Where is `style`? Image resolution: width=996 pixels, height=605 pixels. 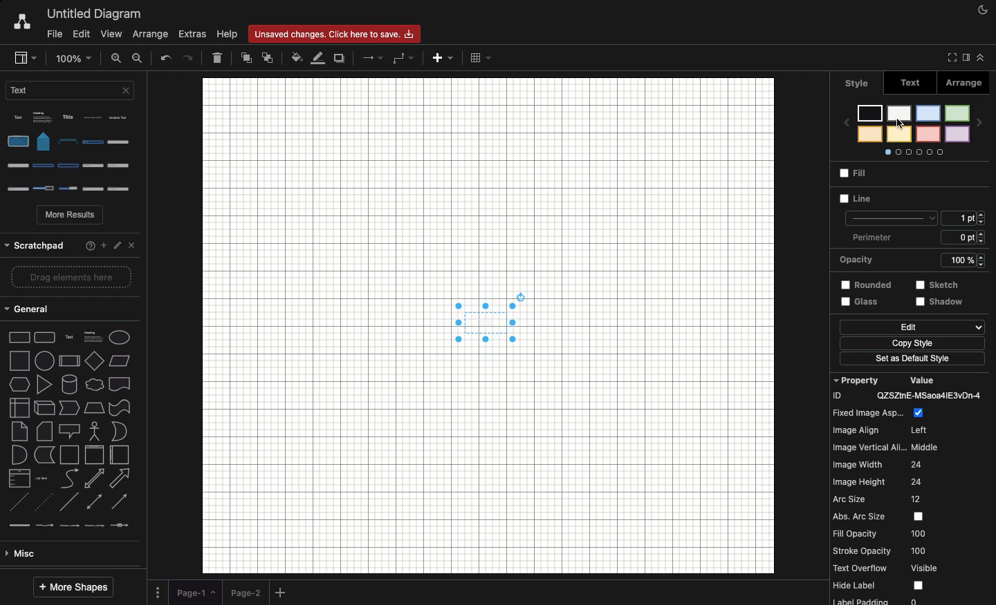
style is located at coordinates (857, 82).